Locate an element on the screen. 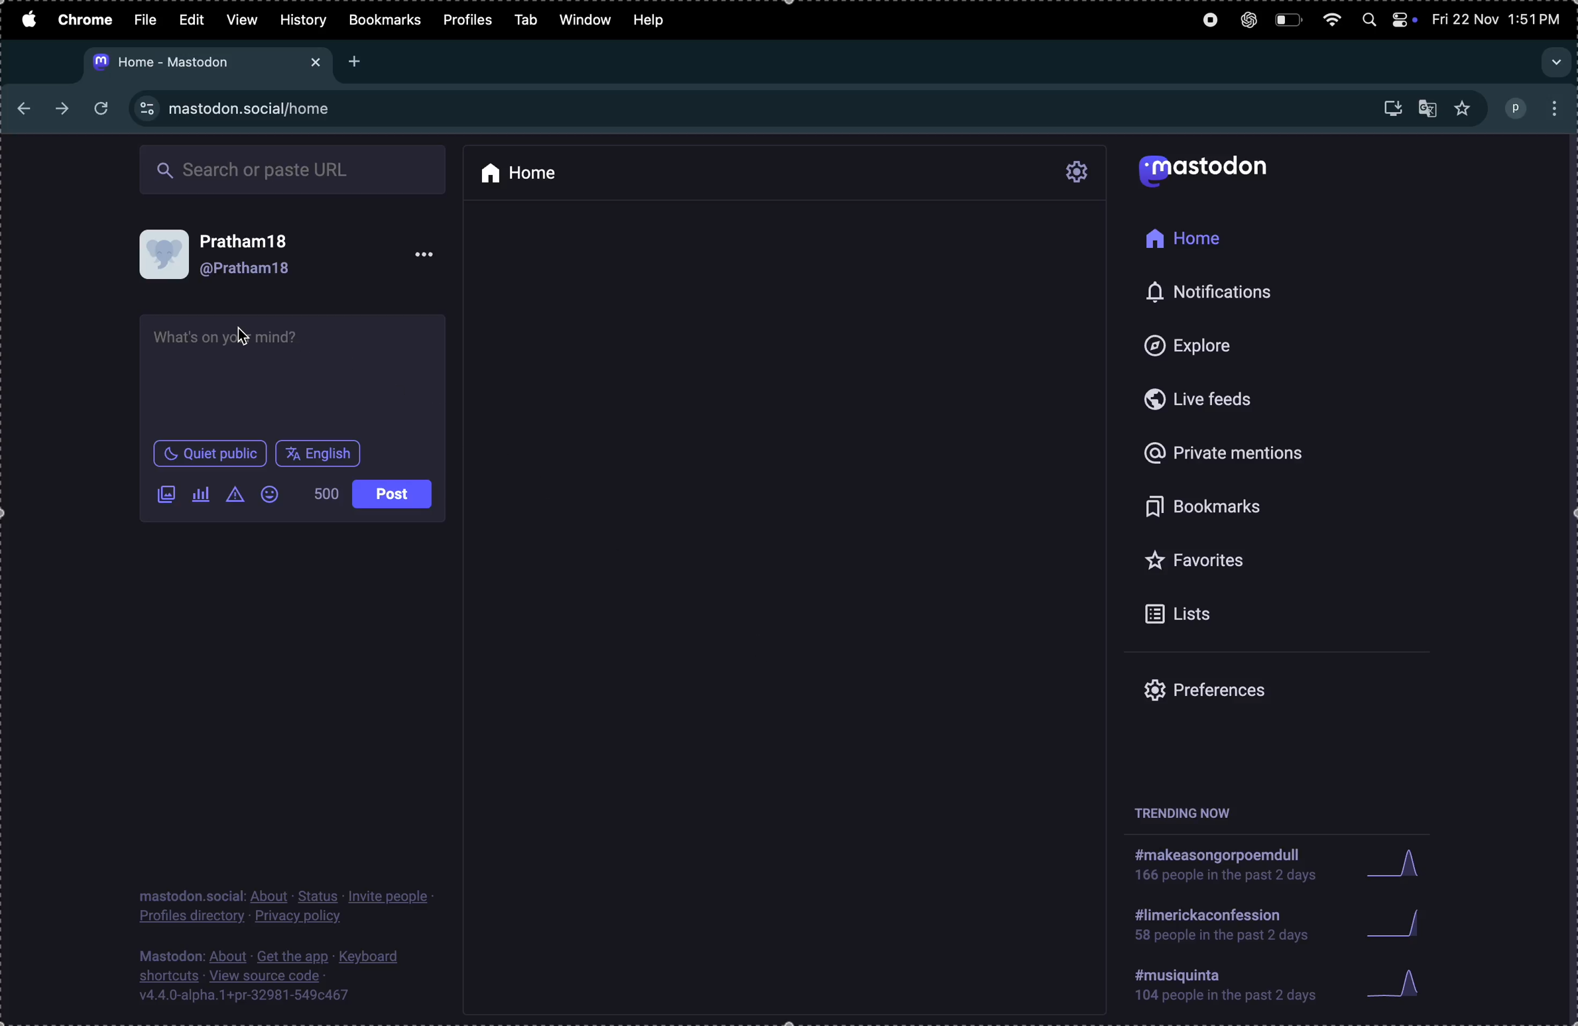 The width and height of the screenshot is (1578, 1026). hashtags is located at coordinates (1223, 985).